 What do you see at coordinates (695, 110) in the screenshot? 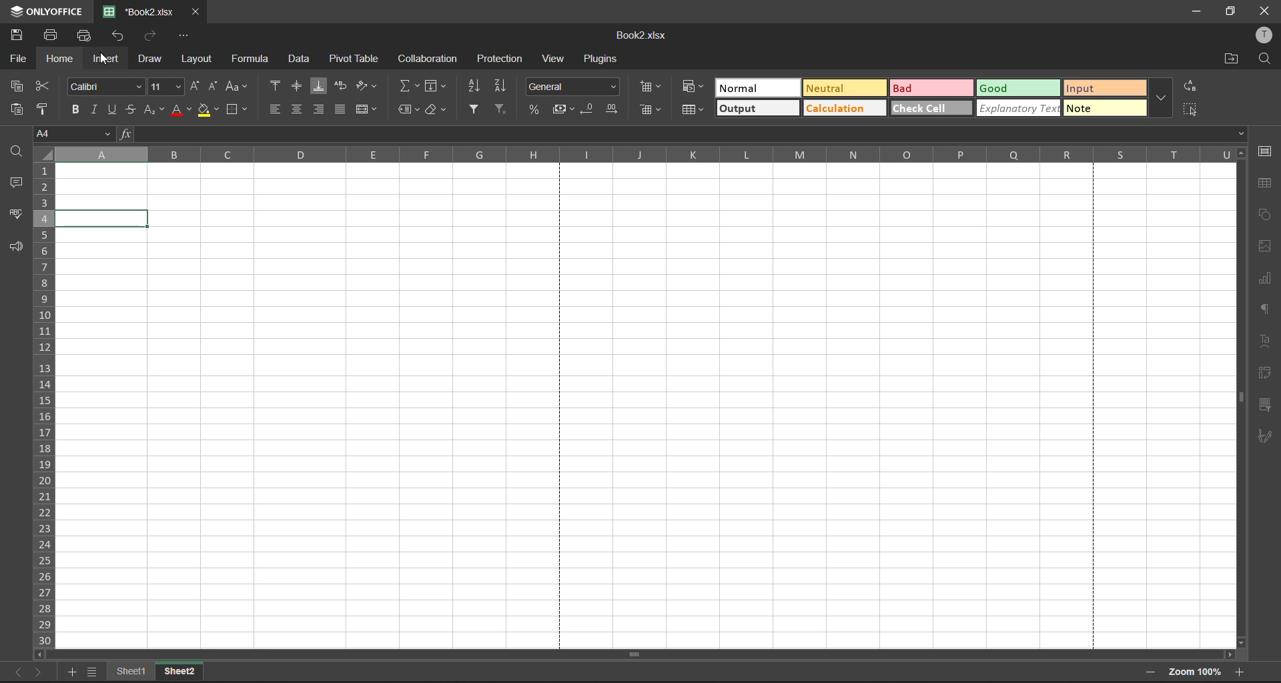
I see `format as table` at bounding box center [695, 110].